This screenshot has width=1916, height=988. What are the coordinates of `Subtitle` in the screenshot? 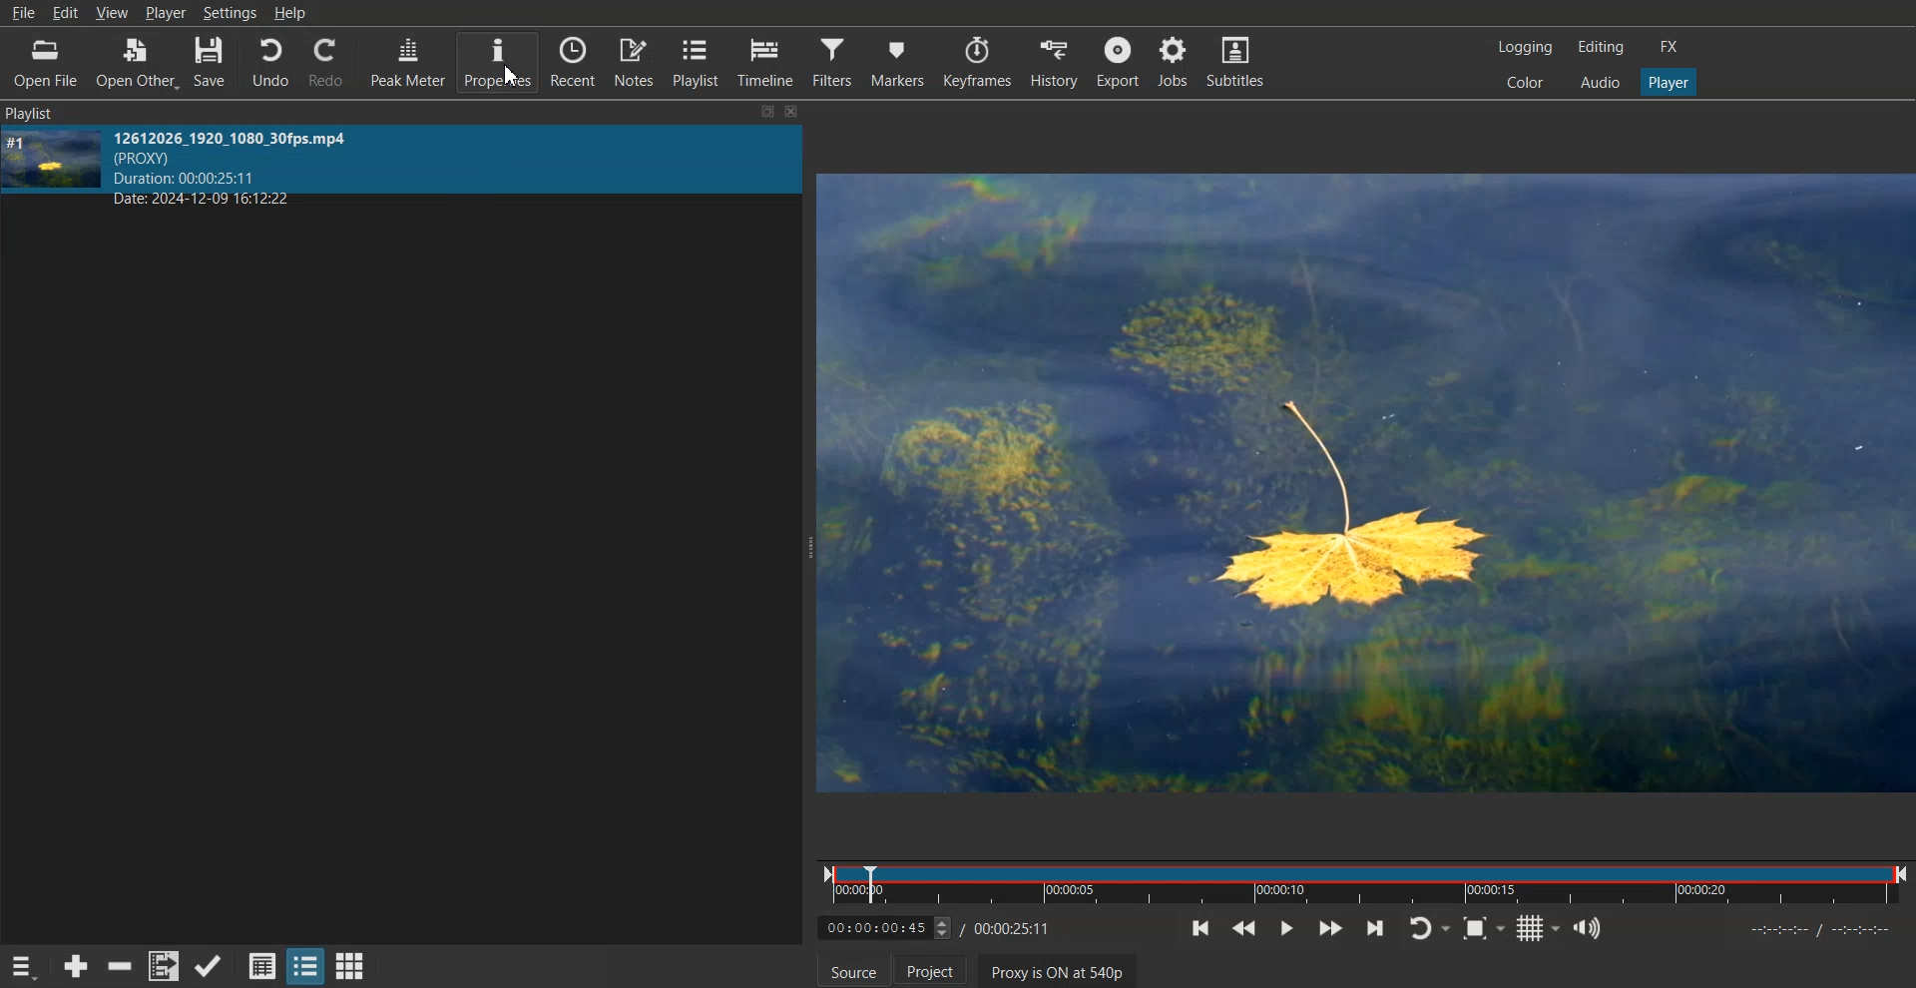 It's located at (1240, 63).